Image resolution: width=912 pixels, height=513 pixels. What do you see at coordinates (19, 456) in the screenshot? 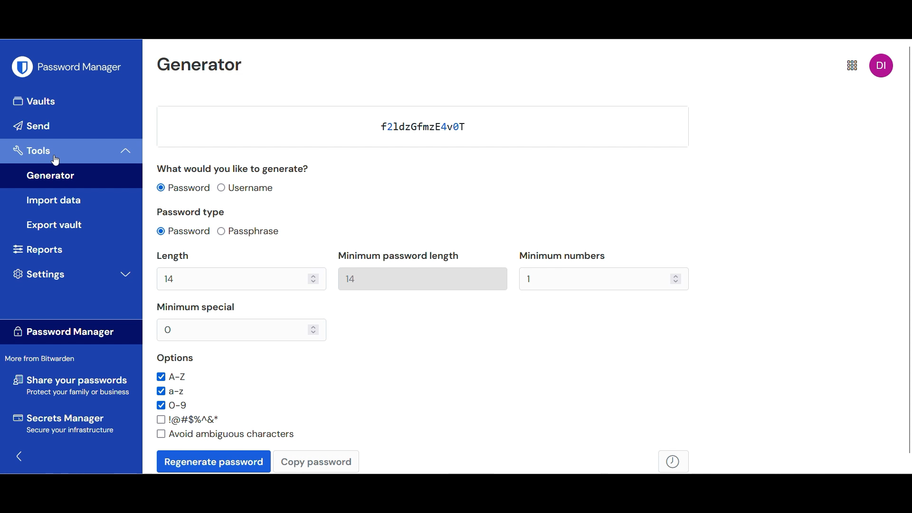
I see `Go back` at bounding box center [19, 456].